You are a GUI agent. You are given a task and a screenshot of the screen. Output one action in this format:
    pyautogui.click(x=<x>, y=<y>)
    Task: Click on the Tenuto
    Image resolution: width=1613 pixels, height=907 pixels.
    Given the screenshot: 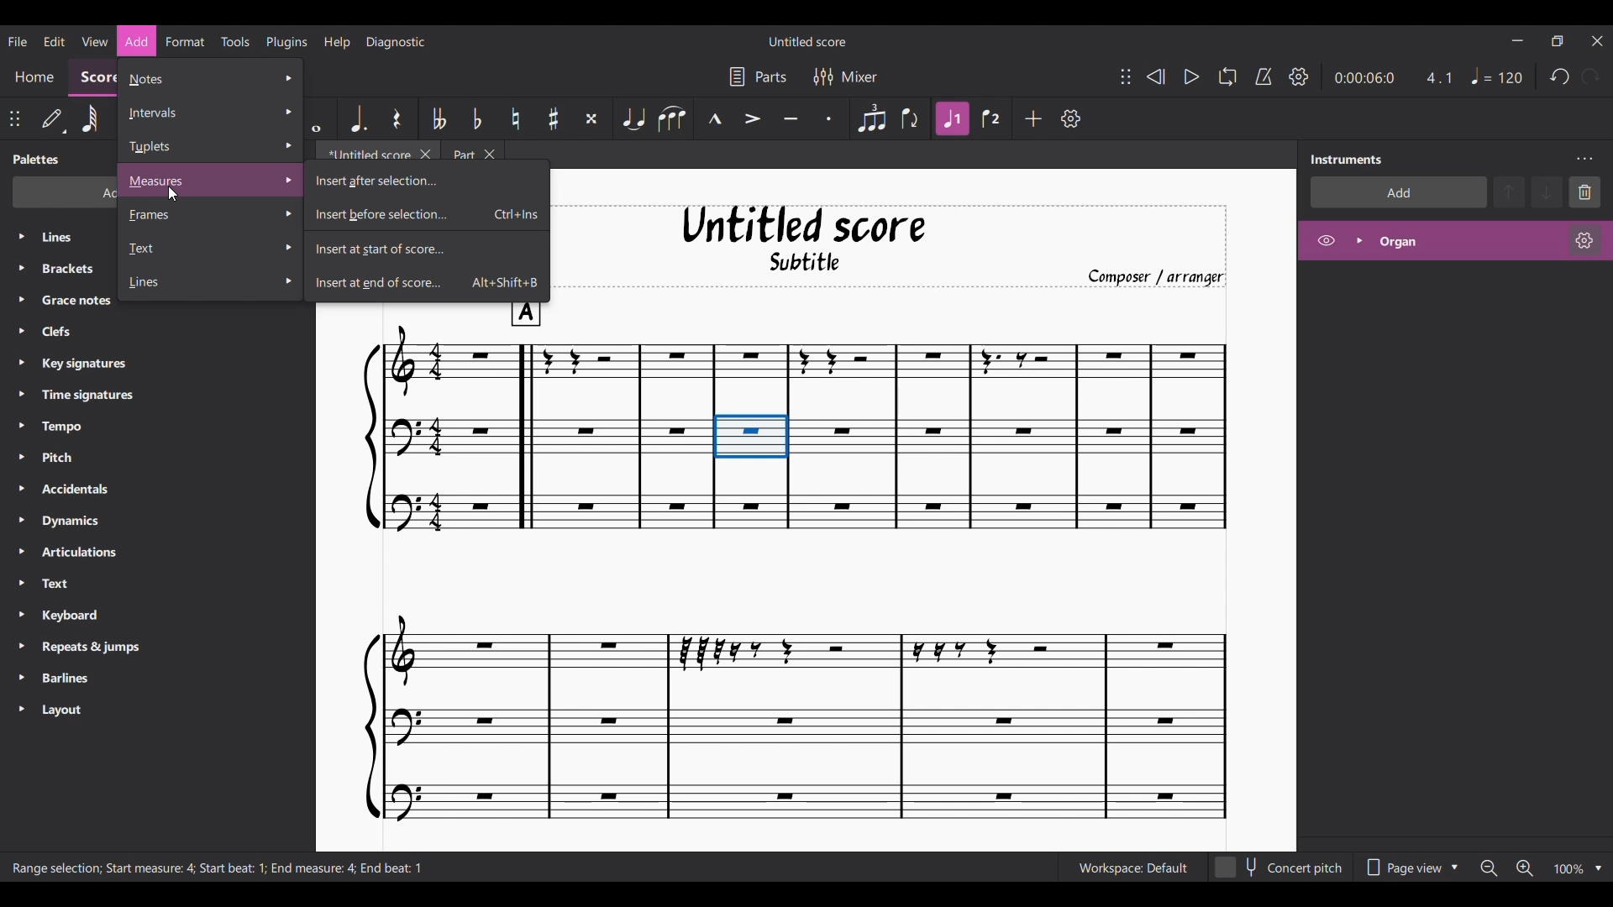 What is the action you would take?
    pyautogui.click(x=791, y=120)
    